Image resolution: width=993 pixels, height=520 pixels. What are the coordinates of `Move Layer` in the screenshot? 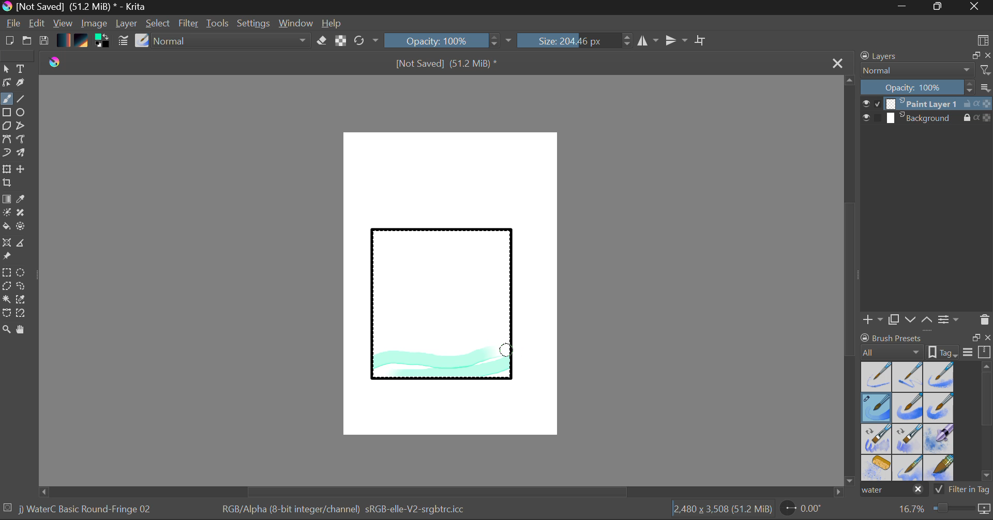 It's located at (22, 169).